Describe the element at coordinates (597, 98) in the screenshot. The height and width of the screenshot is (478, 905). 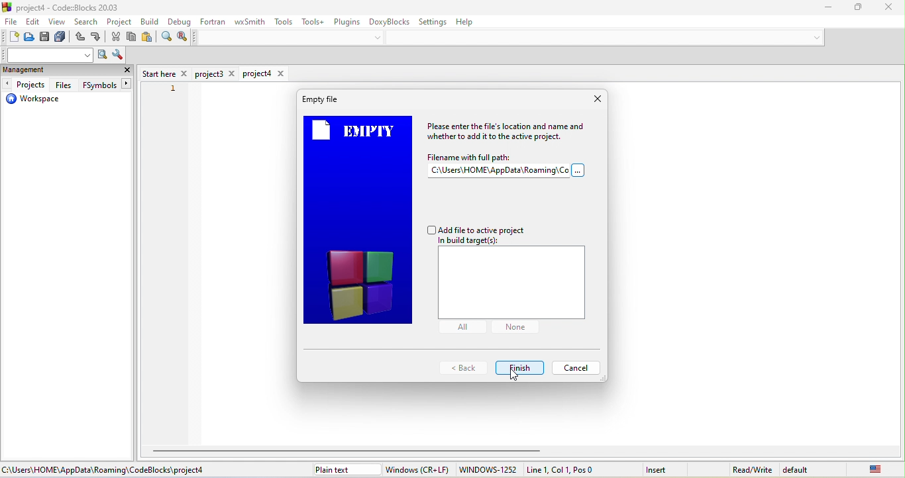
I see `Close` at that location.